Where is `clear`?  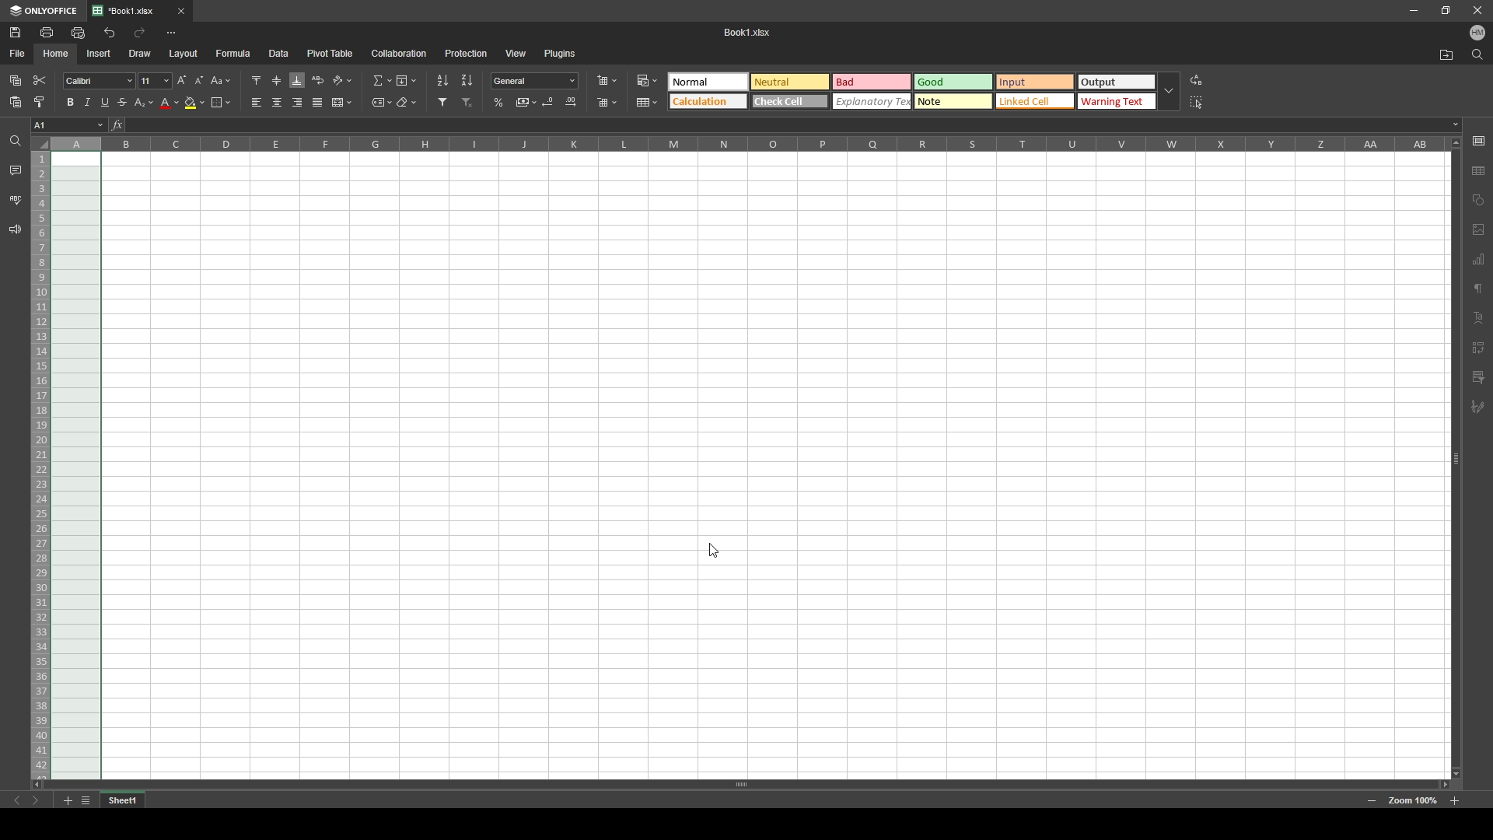
clear is located at coordinates (407, 103).